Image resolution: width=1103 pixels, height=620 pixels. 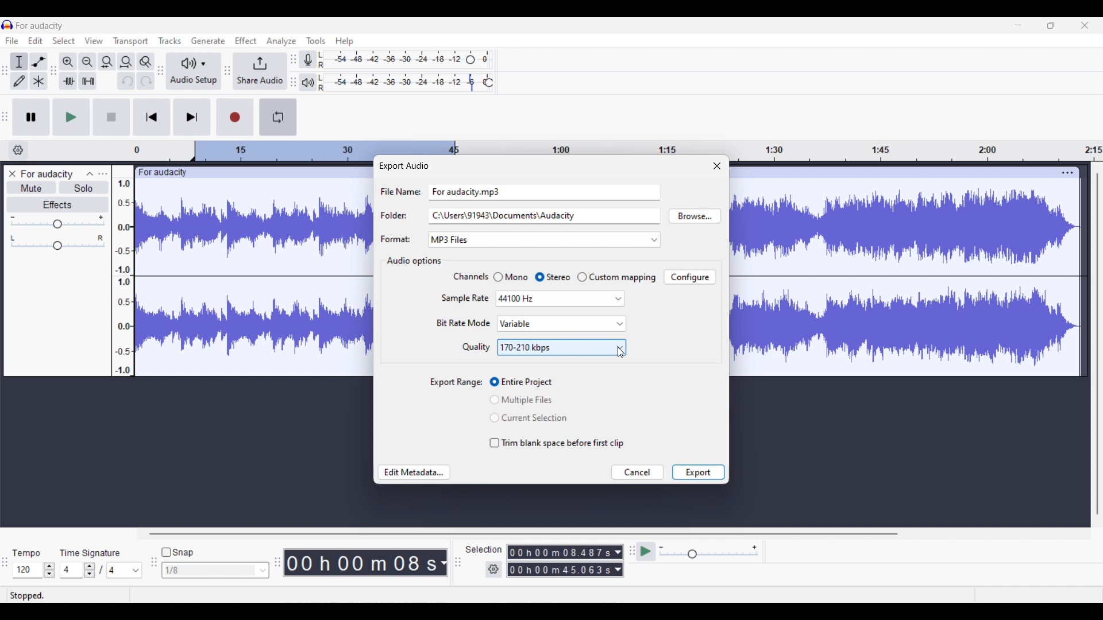 What do you see at coordinates (403, 166) in the screenshot?
I see `Window title` at bounding box center [403, 166].